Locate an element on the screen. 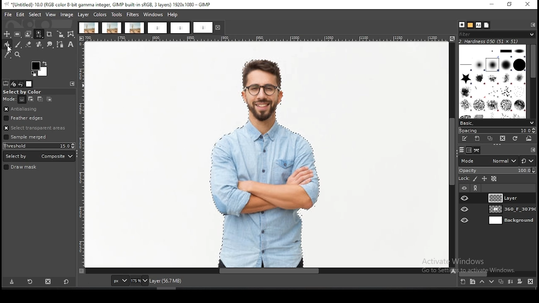  duplicate brush is located at coordinates (491, 139).